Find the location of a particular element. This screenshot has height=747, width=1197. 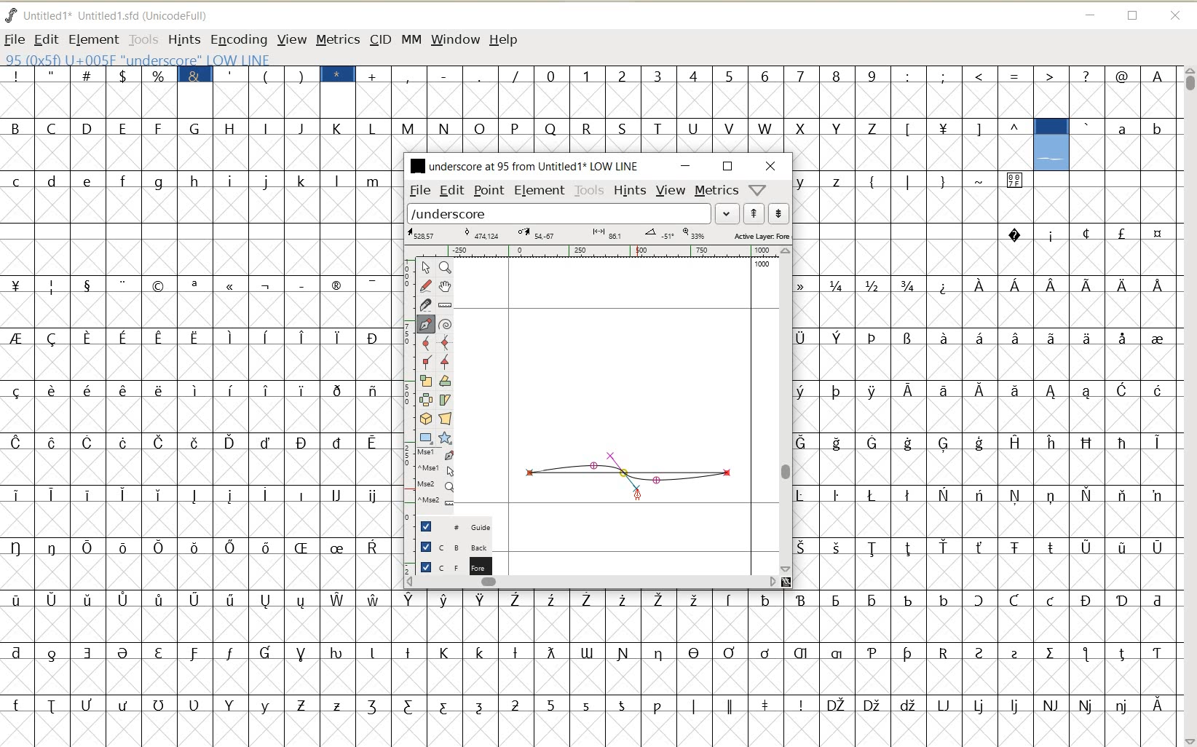

CURSOR POSITION is located at coordinates (641, 496).